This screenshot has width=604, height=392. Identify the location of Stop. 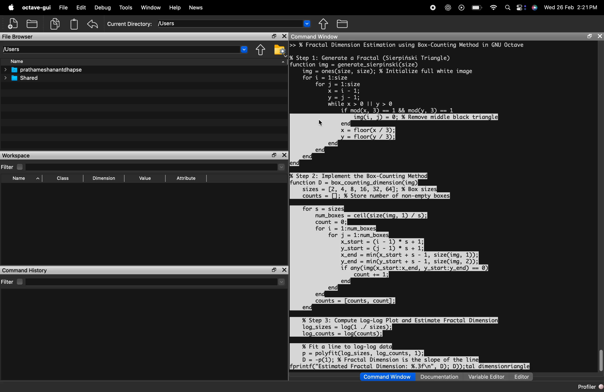
(433, 7).